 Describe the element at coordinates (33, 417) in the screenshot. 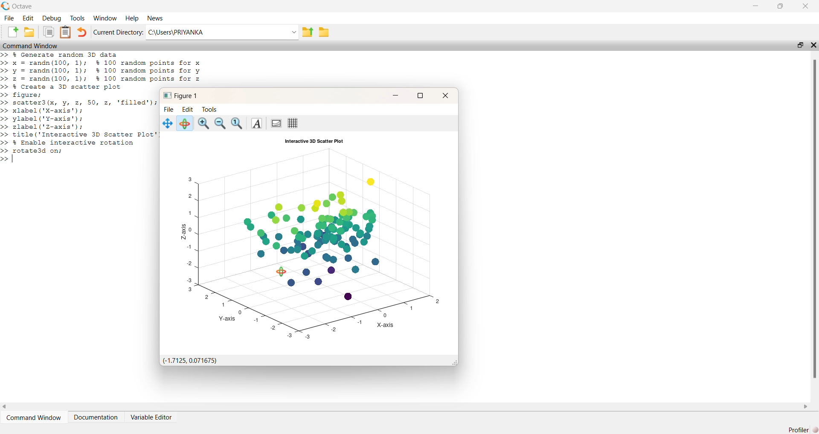

I see `Command Window` at that location.